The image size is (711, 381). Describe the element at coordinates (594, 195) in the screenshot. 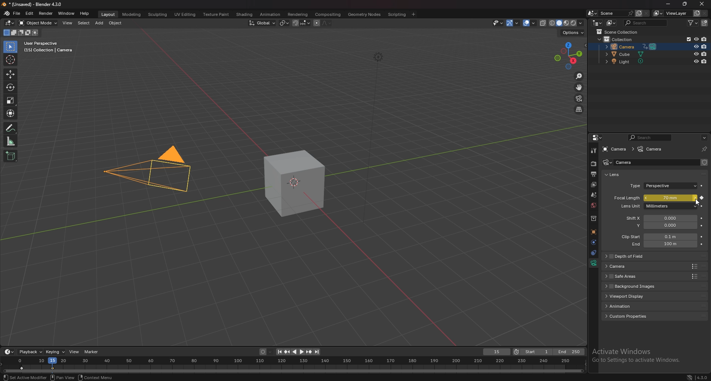

I see `scene` at that location.